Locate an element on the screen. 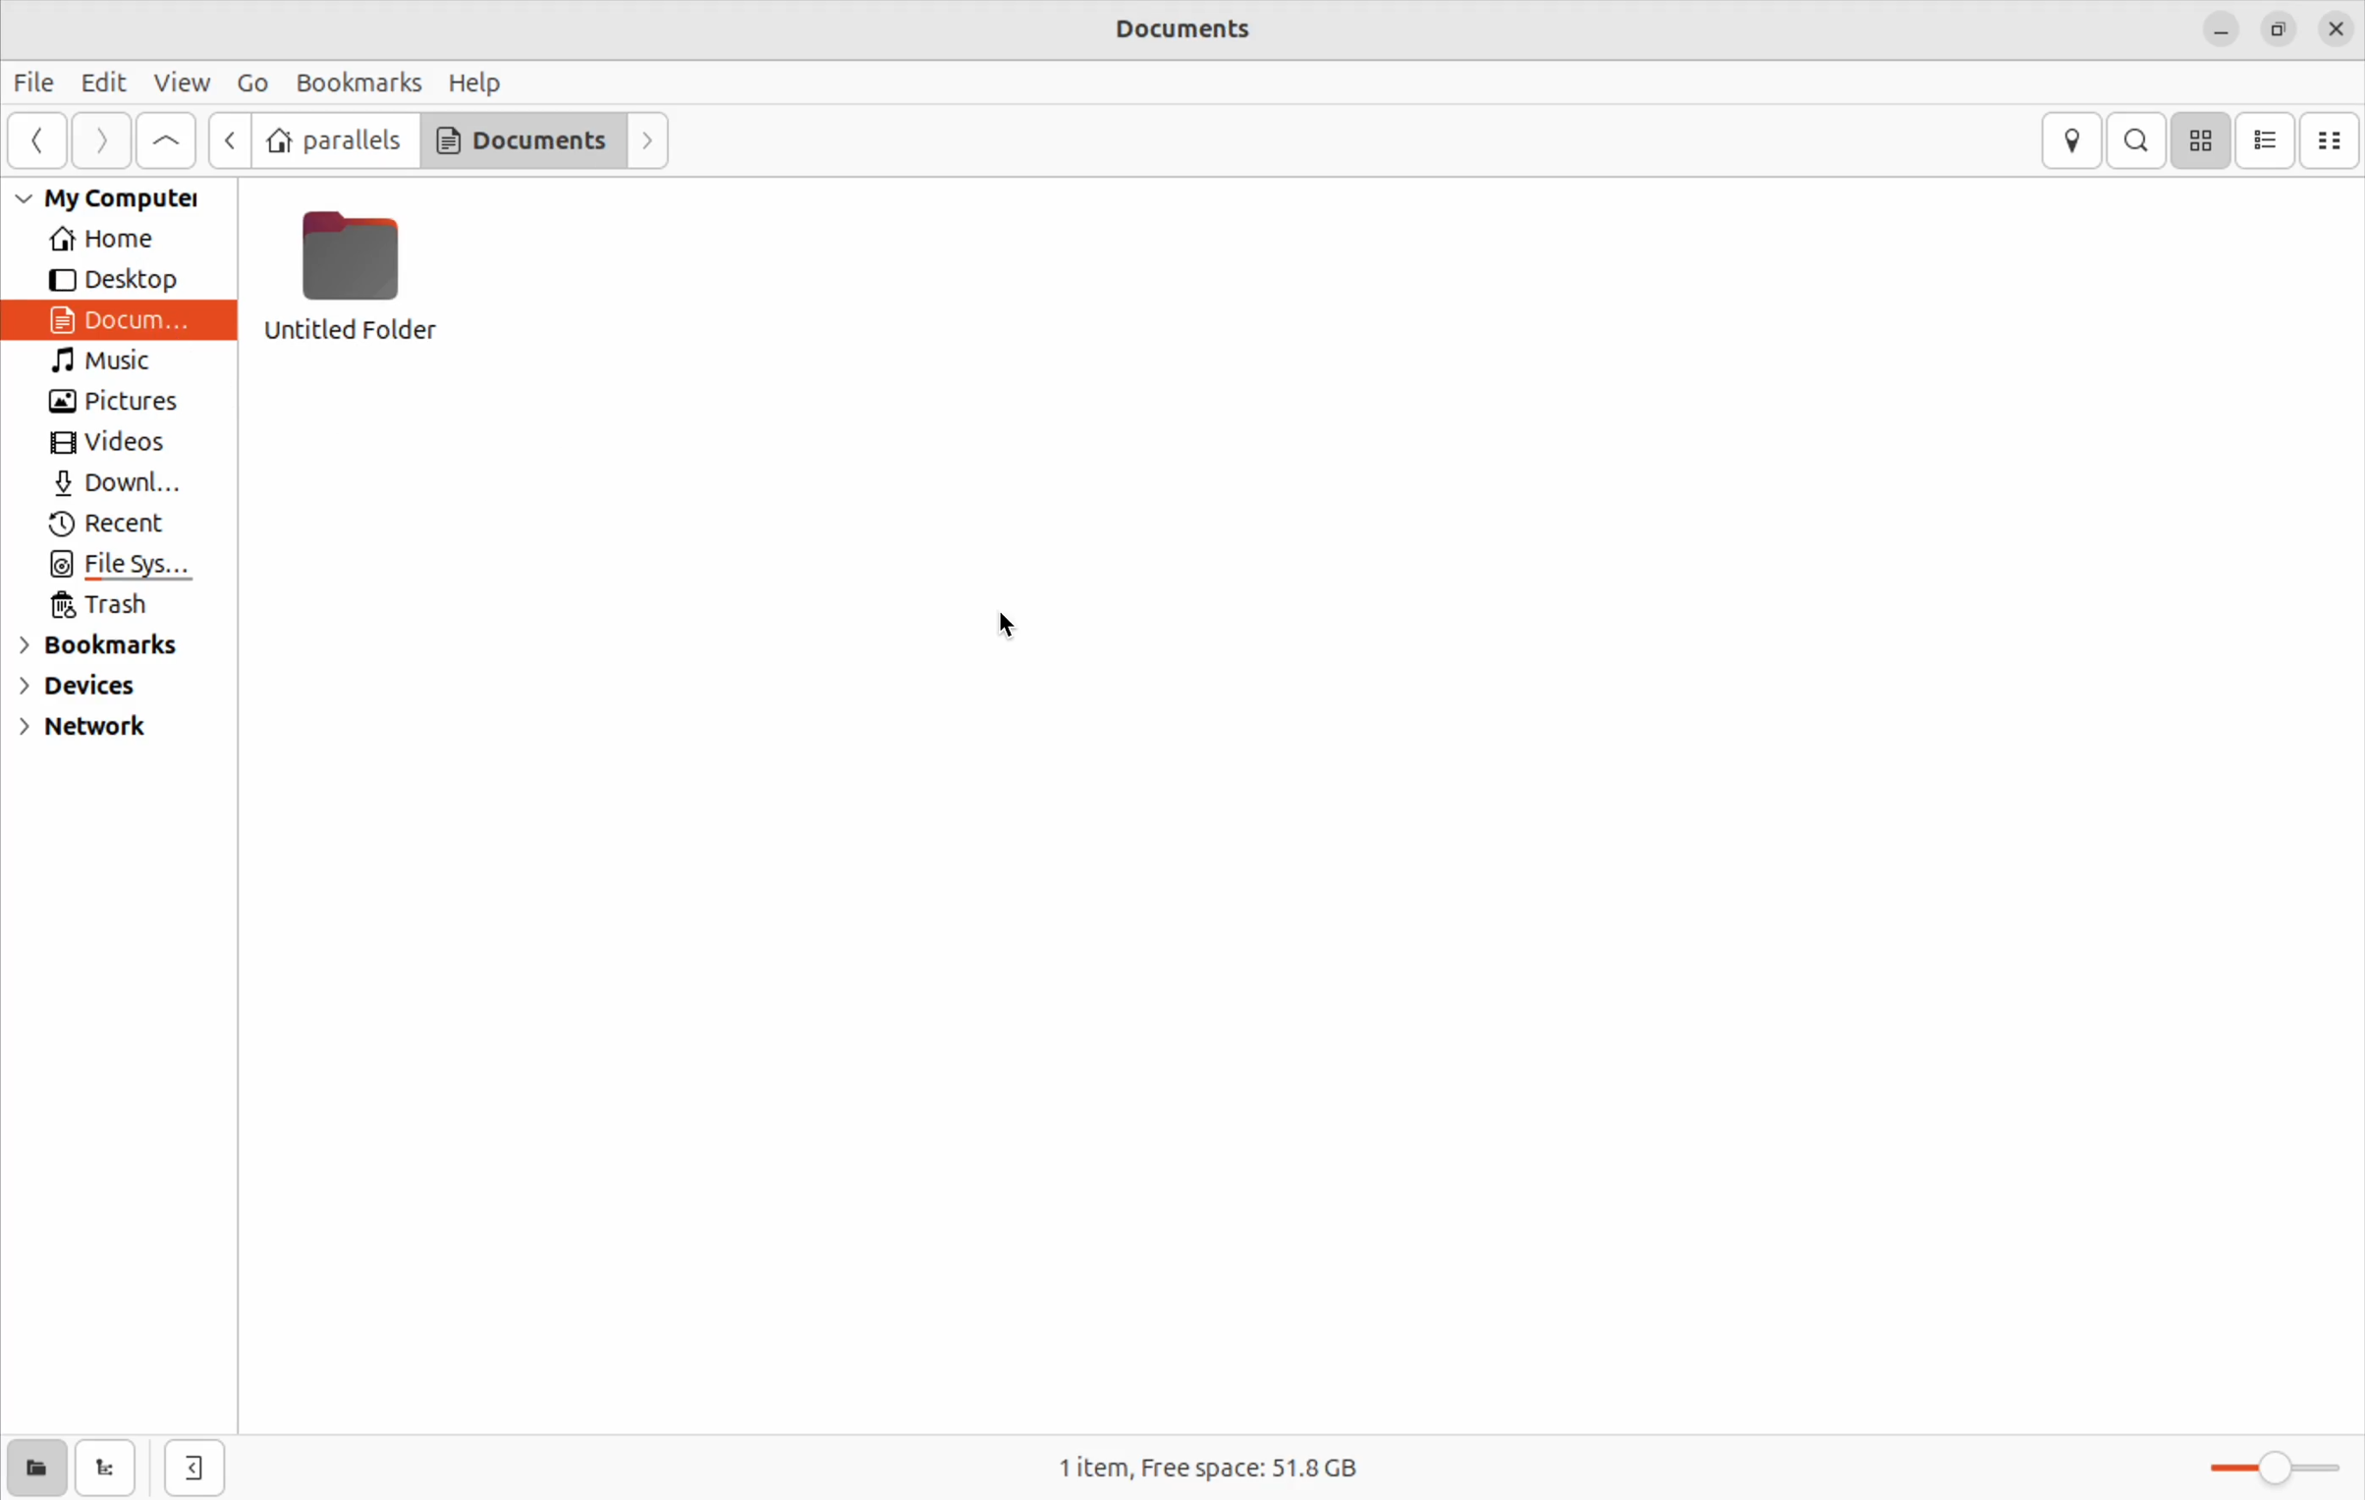 This screenshot has height=1500, width=2365. devices is located at coordinates (101, 687).